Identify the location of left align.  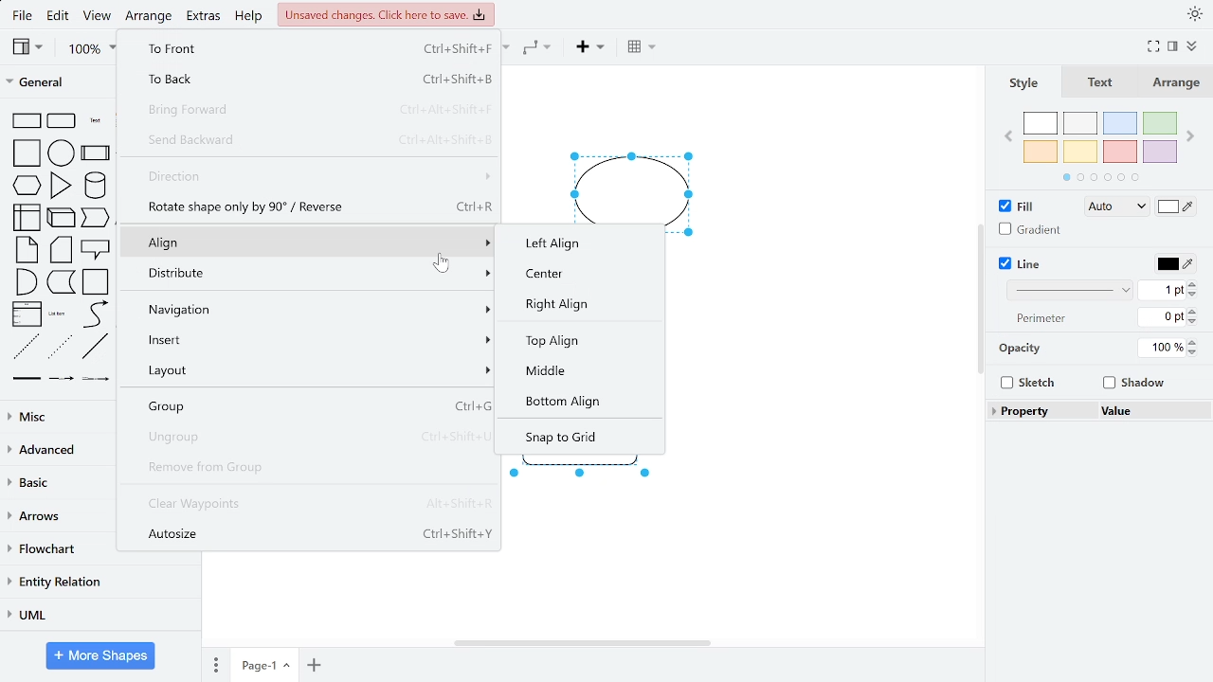
(589, 242).